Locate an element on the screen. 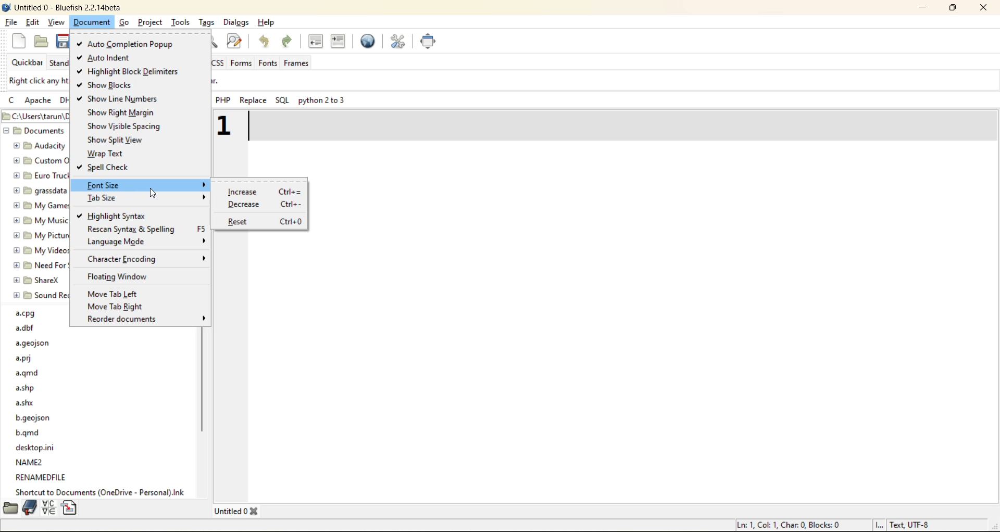  file is located at coordinates (10, 22).